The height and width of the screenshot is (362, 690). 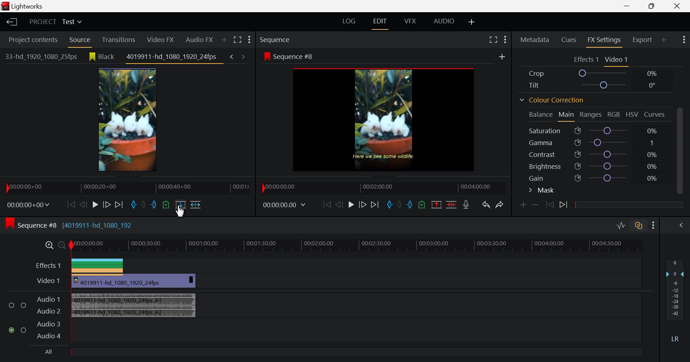 What do you see at coordinates (597, 143) in the screenshot?
I see `Gamma` at bounding box center [597, 143].